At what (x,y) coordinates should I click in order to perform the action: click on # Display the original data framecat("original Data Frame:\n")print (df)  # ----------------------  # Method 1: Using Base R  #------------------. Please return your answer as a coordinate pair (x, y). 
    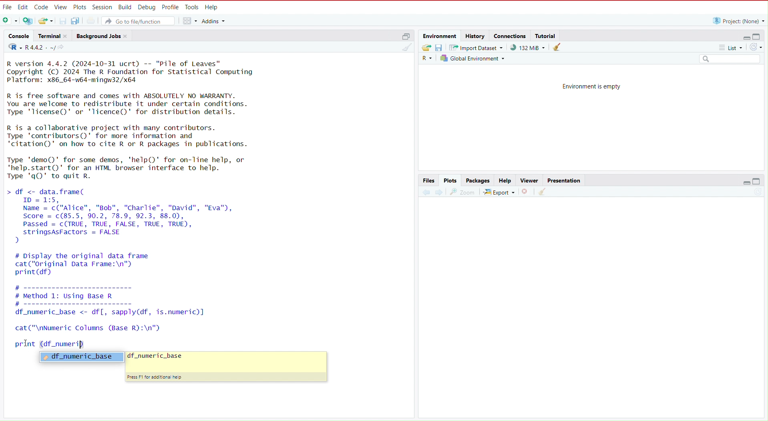
    Looking at the image, I should click on (131, 279).